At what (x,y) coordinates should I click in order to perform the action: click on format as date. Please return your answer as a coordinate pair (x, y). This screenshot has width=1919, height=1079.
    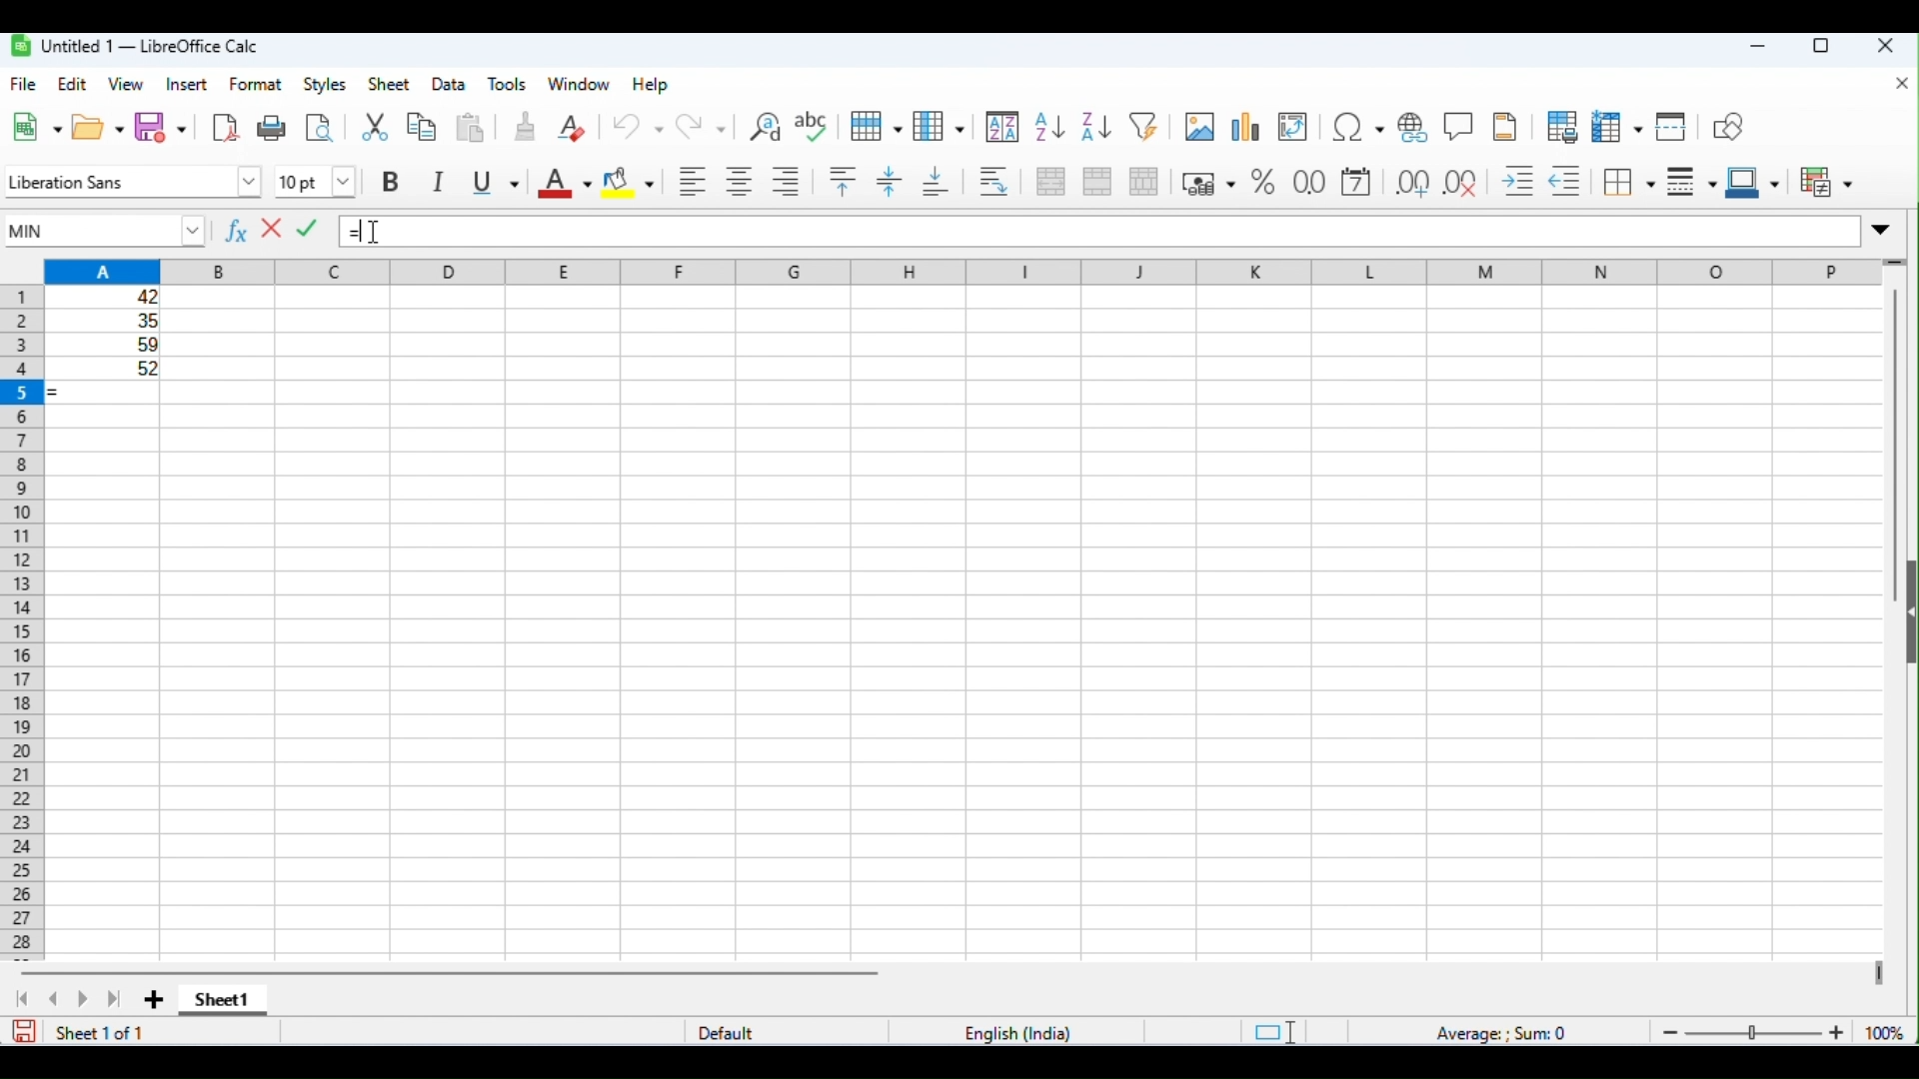
    Looking at the image, I should click on (1356, 182).